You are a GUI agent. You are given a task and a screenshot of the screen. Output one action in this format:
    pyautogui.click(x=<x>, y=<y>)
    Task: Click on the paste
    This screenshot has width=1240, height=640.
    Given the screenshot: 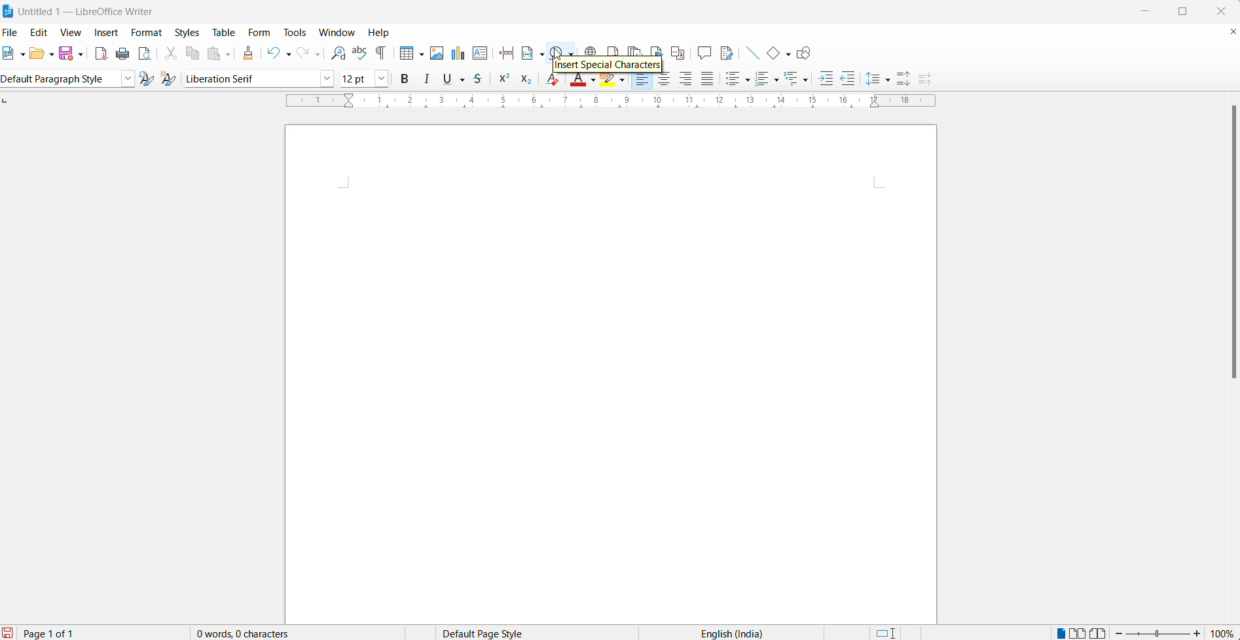 What is the action you would take?
    pyautogui.click(x=213, y=55)
    